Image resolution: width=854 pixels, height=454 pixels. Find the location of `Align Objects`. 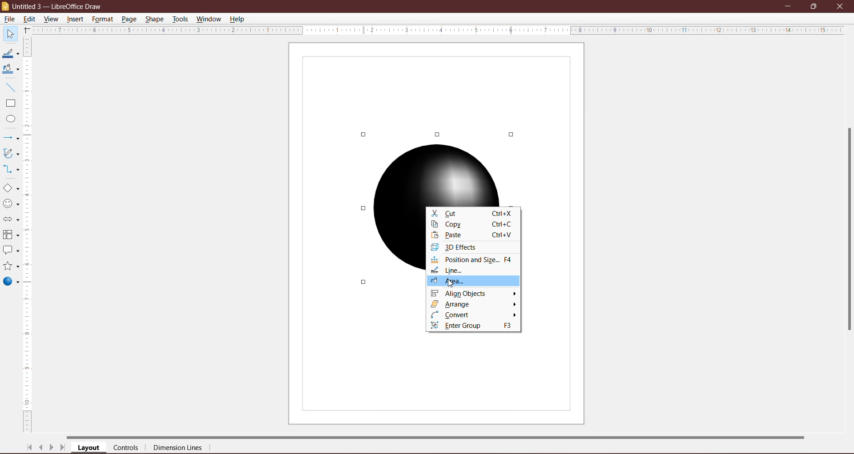

Align Objects is located at coordinates (474, 294).